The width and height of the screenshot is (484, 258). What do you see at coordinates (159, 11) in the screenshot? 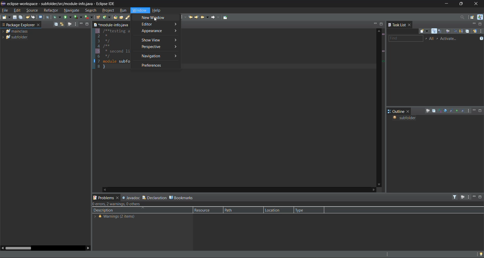
I see `help` at bounding box center [159, 11].